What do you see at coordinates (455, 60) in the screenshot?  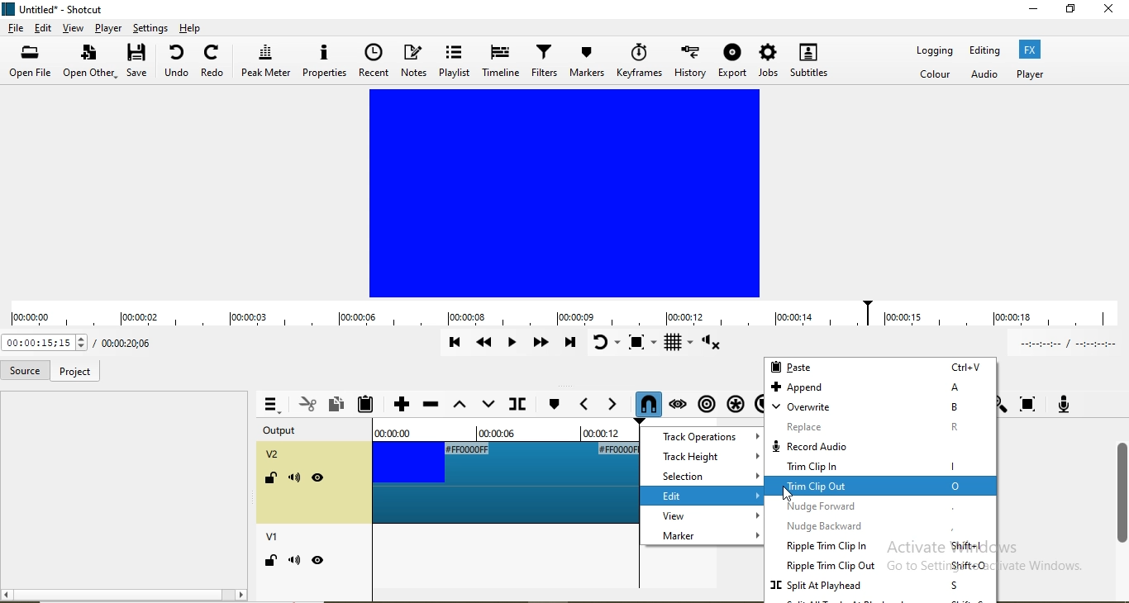 I see `playlist` at bounding box center [455, 60].